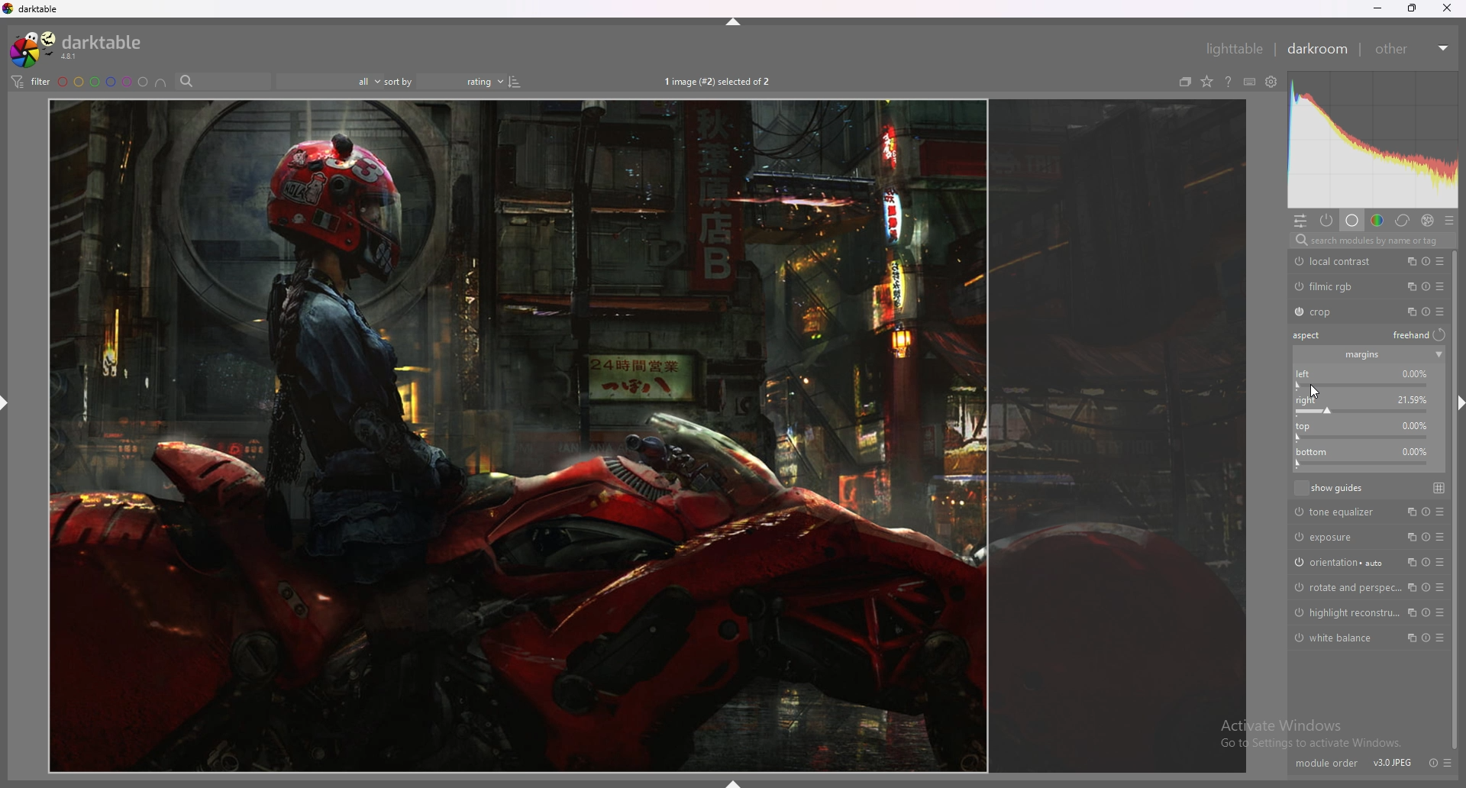 The height and width of the screenshot is (788, 1466). Describe the element at coordinates (1353, 221) in the screenshot. I see `base` at that location.